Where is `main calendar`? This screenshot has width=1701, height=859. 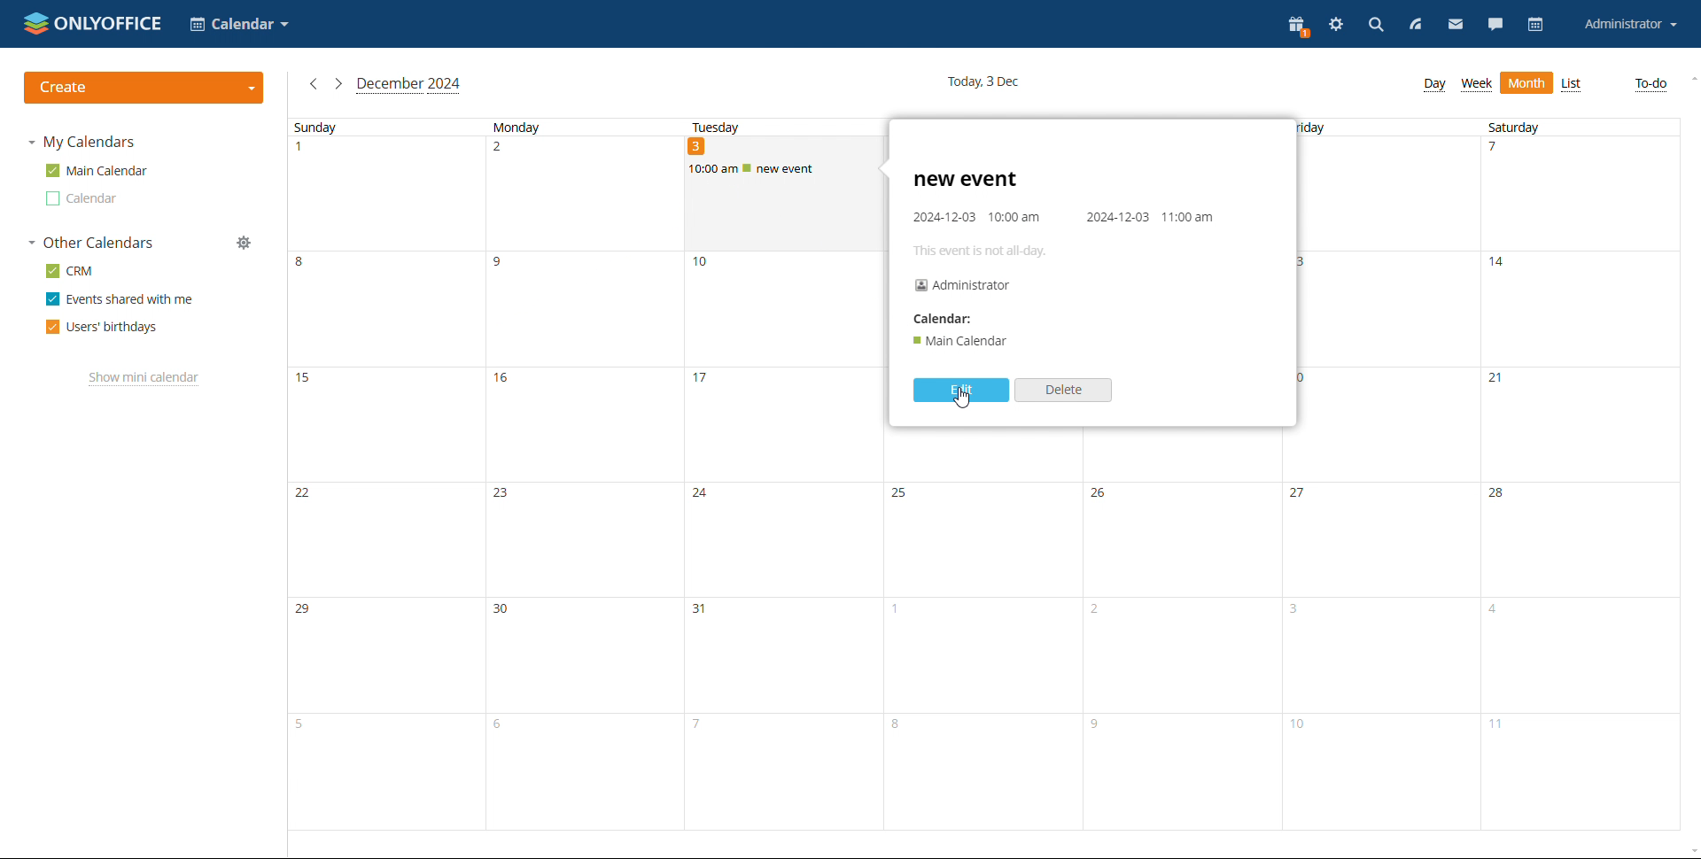 main calendar is located at coordinates (97, 170).